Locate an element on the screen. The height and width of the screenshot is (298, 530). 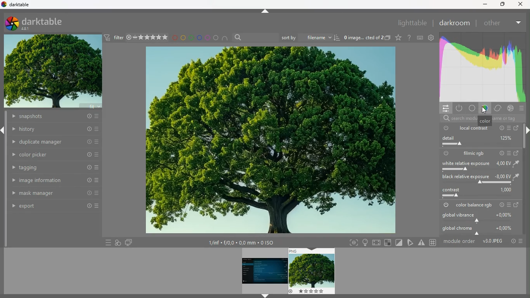
image is located at coordinates (53, 72).